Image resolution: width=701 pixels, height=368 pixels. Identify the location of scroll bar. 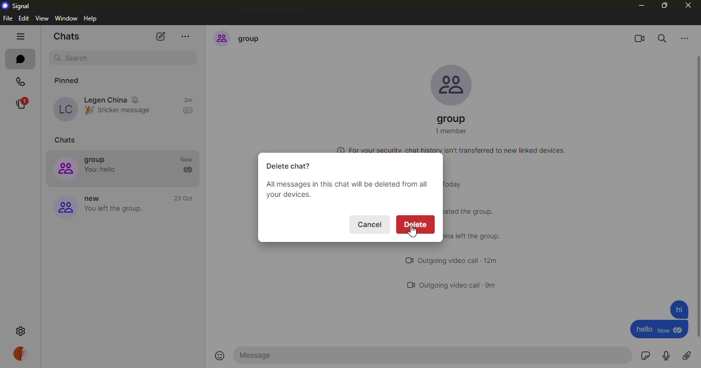
(696, 196).